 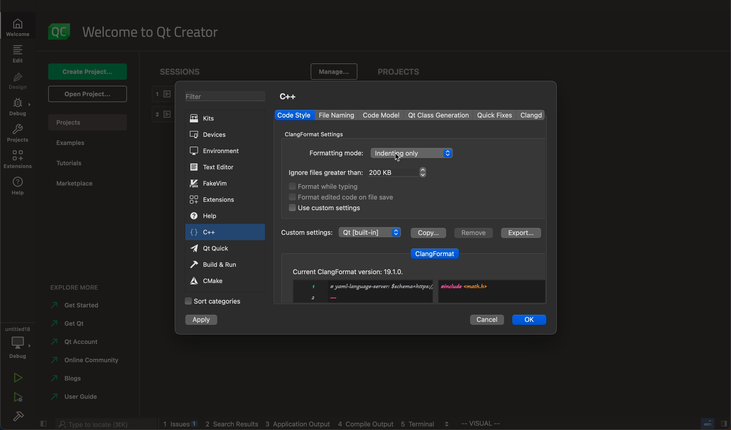 What do you see at coordinates (227, 97) in the screenshot?
I see `filter` at bounding box center [227, 97].